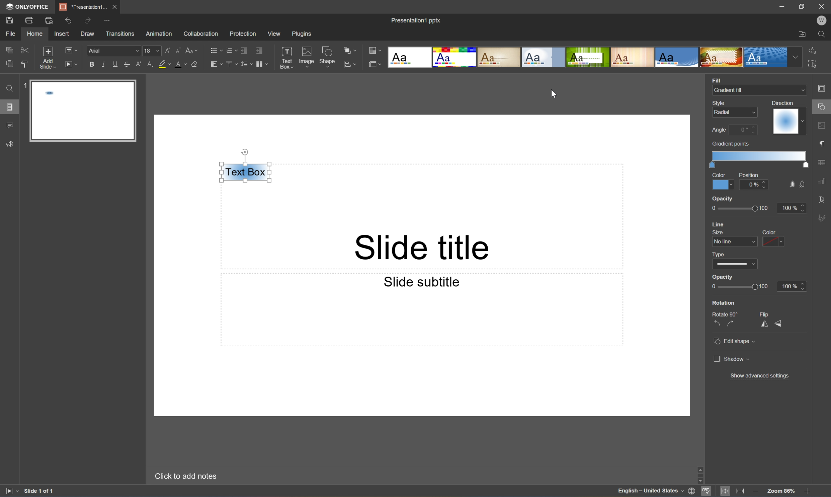 Image resolution: width=831 pixels, height=497 pixels. I want to click on Vertically align, so click(230, 65).